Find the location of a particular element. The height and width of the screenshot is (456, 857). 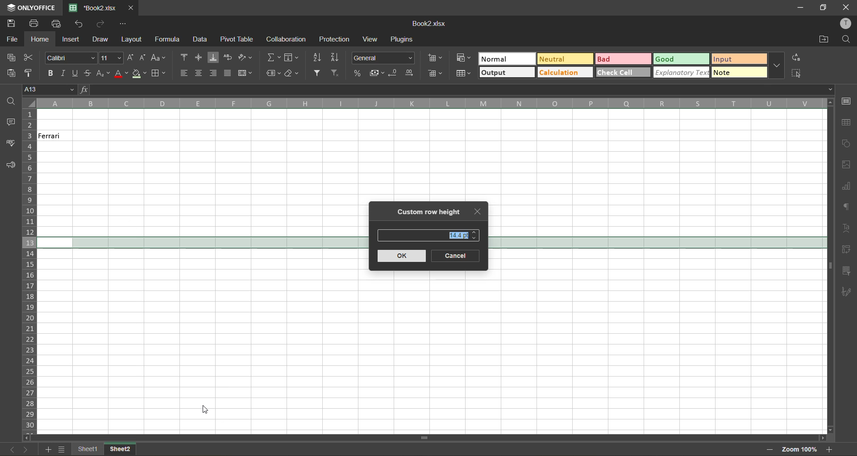

fx is located at coordinates (85, 89).